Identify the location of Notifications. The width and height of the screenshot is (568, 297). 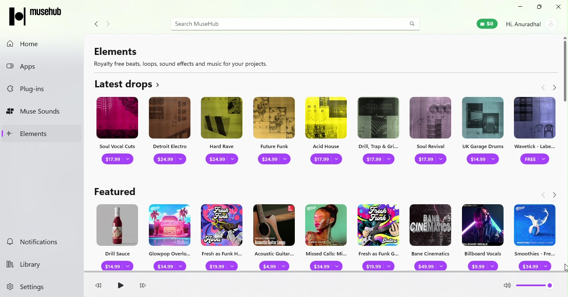
(40, 243).